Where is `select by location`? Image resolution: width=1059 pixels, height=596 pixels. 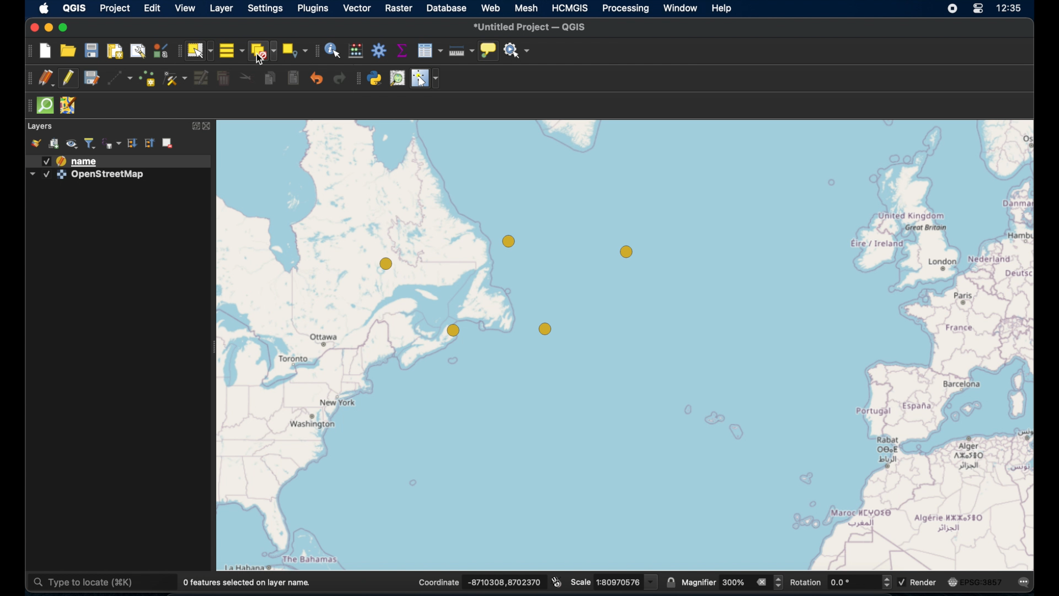
select by location is located at coordinates (295, 49).